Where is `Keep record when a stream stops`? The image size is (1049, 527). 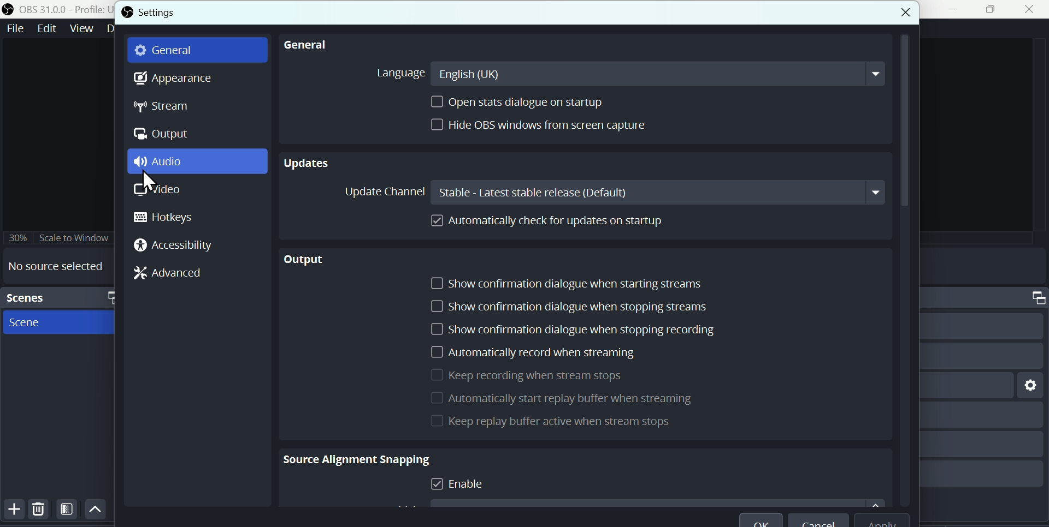
Keep record when a stream stops is located at coordinates (530, 376).